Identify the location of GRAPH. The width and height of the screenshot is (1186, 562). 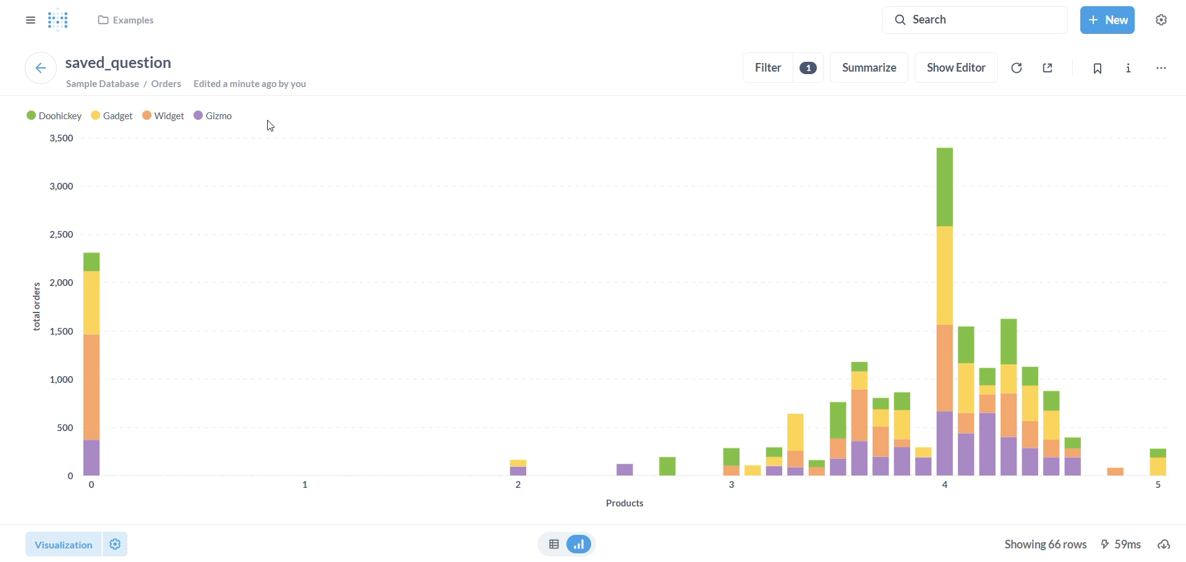
(594, 308).